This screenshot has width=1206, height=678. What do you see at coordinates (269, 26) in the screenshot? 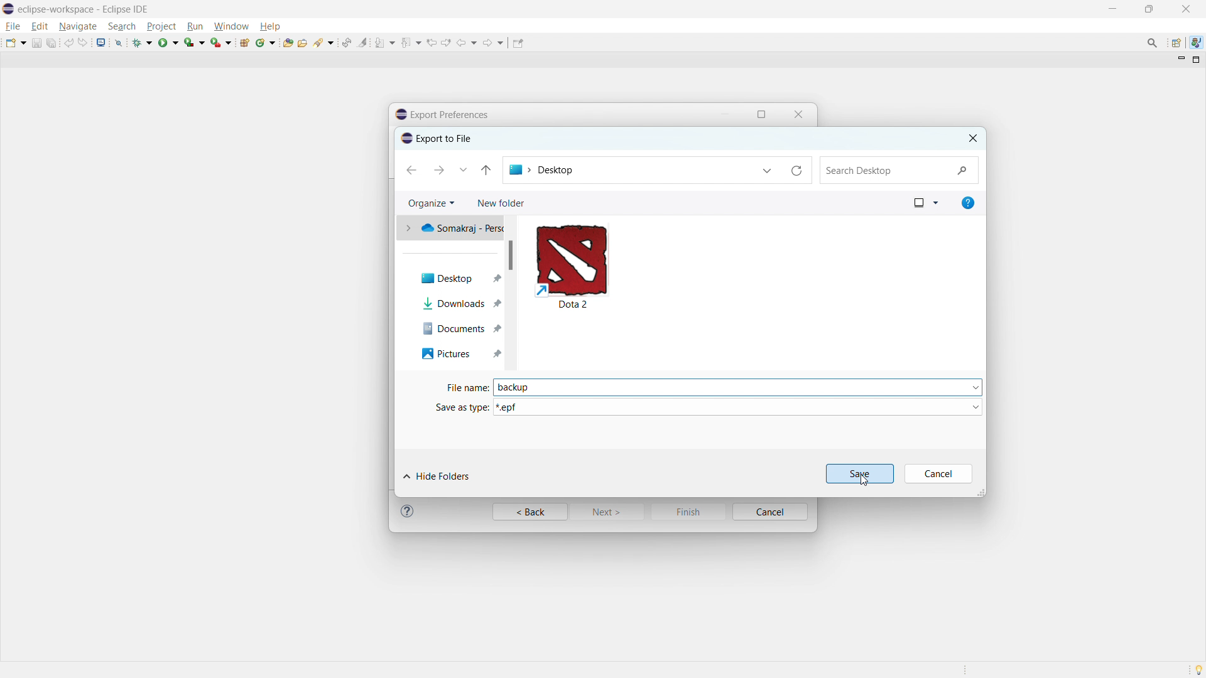
I see `help` at bounding box center [269, 26].